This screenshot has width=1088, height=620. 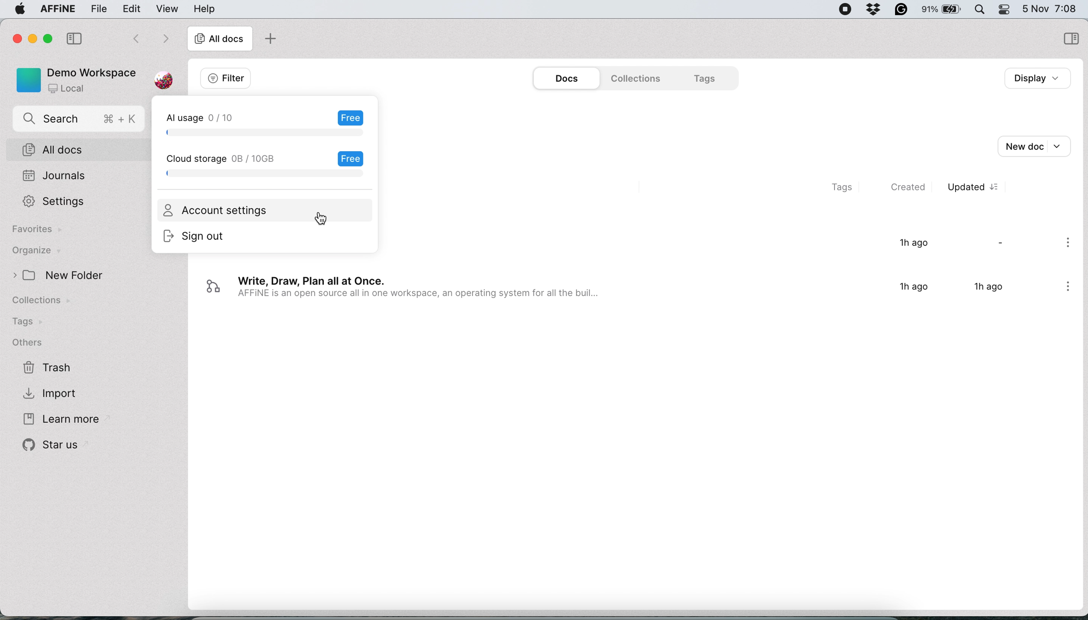 What do you see at coordinates (1052, 8) in the screenshot?
I see `date and time` at bounding box center [1052, 8].